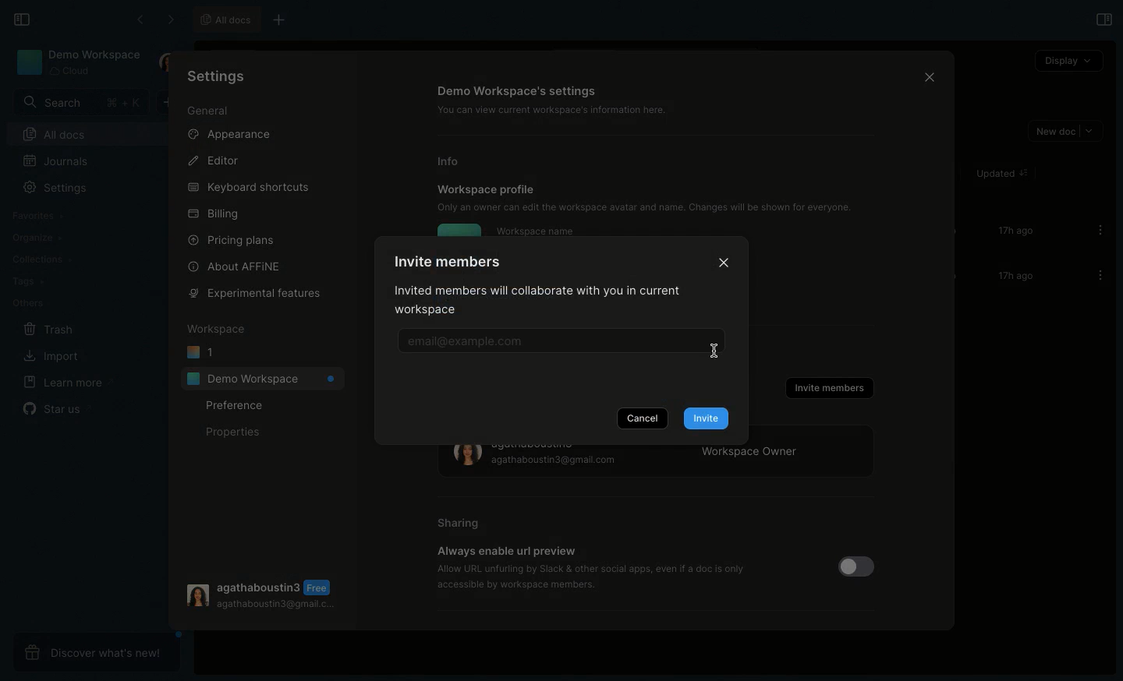  Describe the element at coordinates (172, 103) in the screenshot. I see `New doc` at that location.